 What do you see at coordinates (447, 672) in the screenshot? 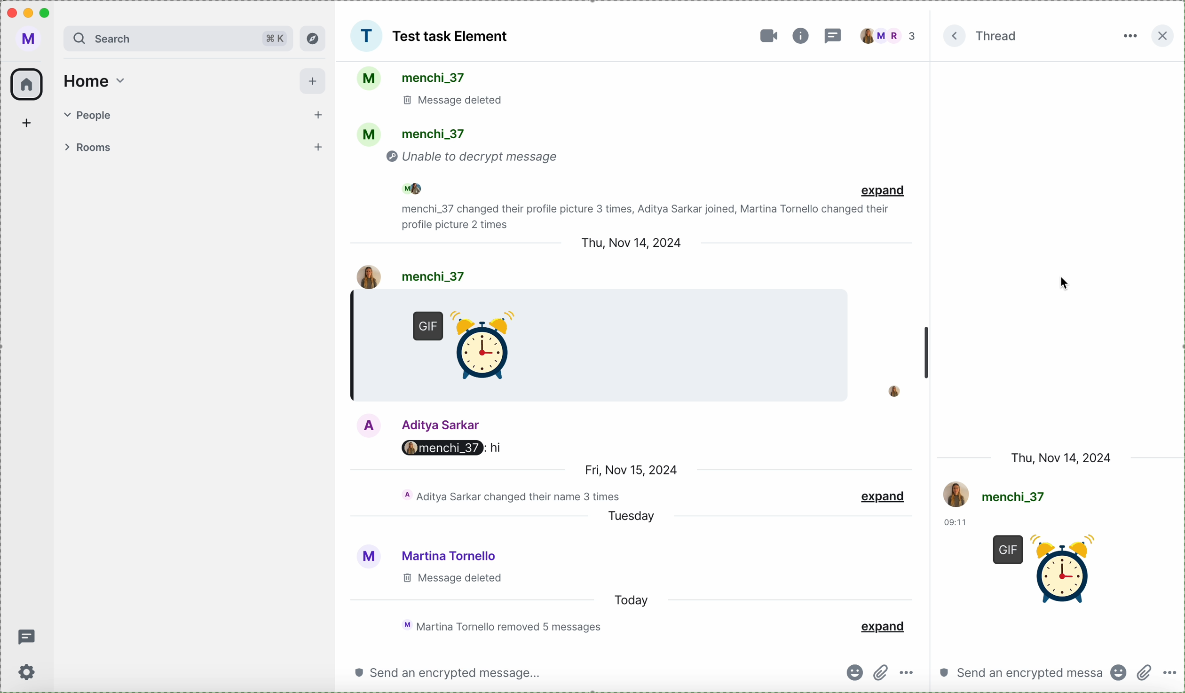
I see `send a message` at bounding box center [447, 672].